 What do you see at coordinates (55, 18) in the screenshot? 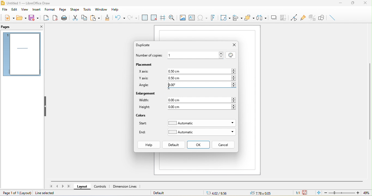
I see `export directly a pdf` at bounding box center [55, 18].